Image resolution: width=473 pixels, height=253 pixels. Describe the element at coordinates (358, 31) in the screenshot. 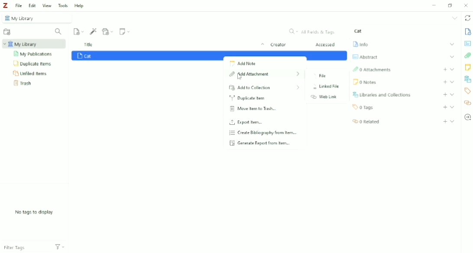

I see `Cat` at that location.